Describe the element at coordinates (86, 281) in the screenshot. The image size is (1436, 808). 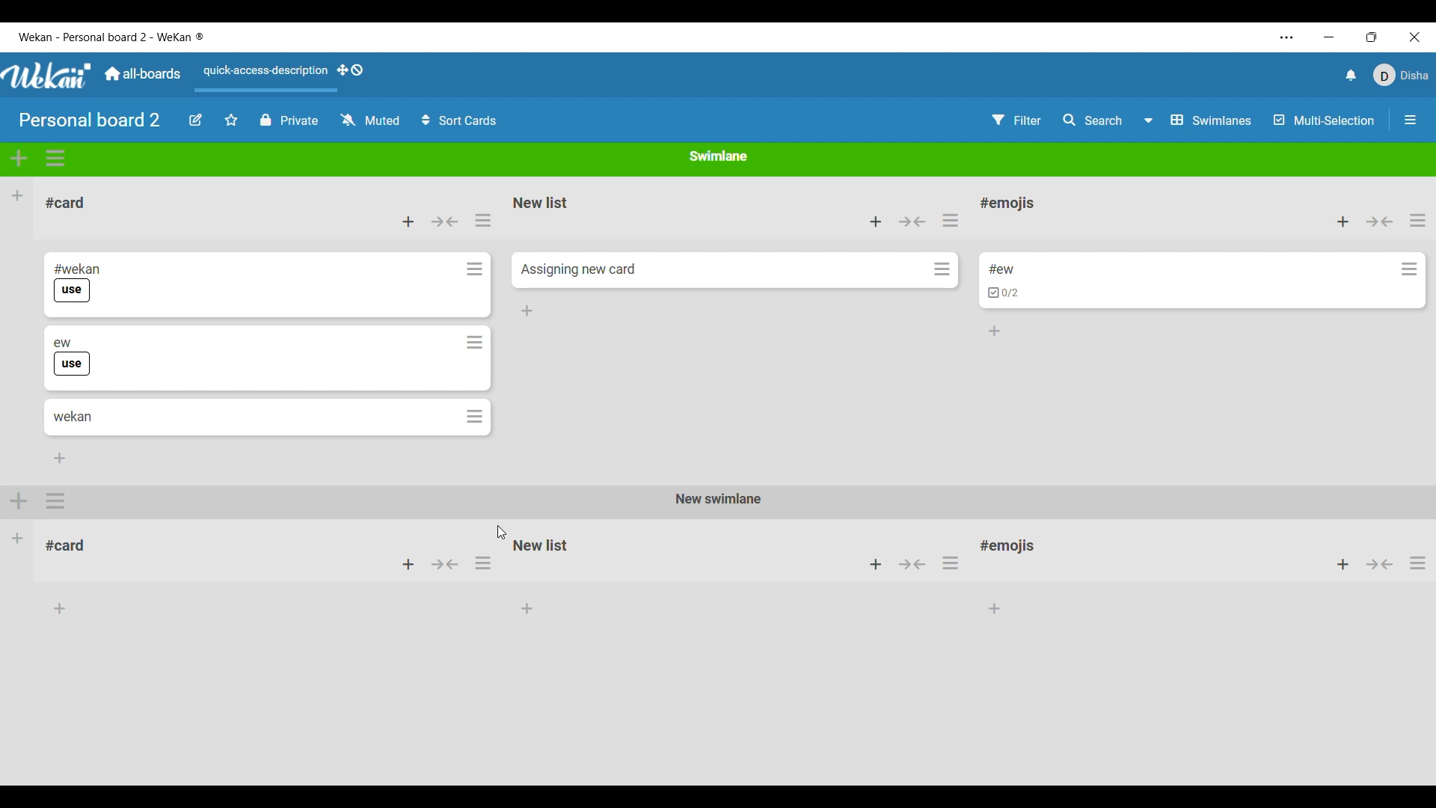
I see `Card title and checklist` at that location.